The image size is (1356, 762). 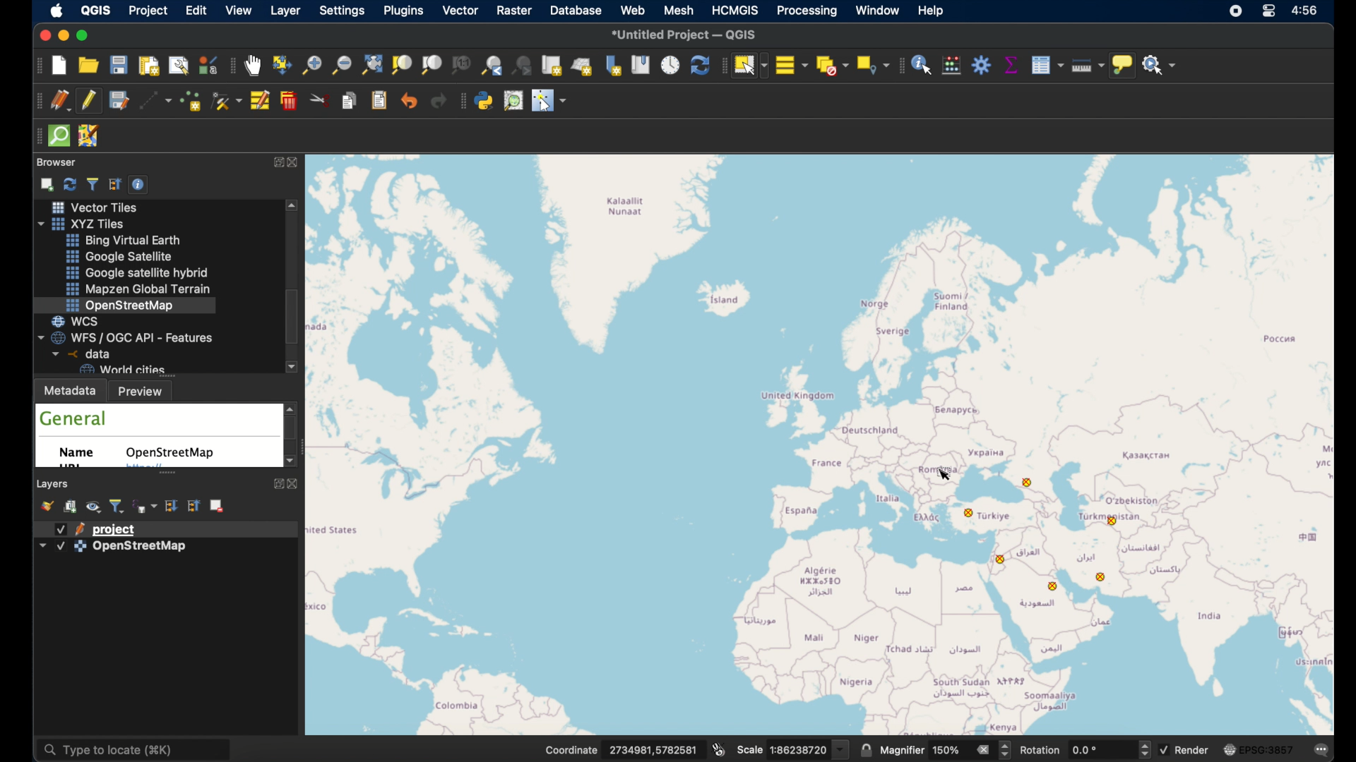 What do you see at coordinates (1005, 560) in the screenshot?
I see `point feature` at bounding box center [1005, 560].